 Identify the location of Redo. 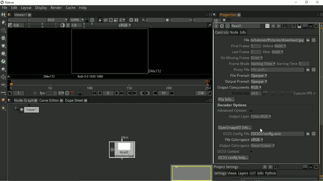
(278, 26).